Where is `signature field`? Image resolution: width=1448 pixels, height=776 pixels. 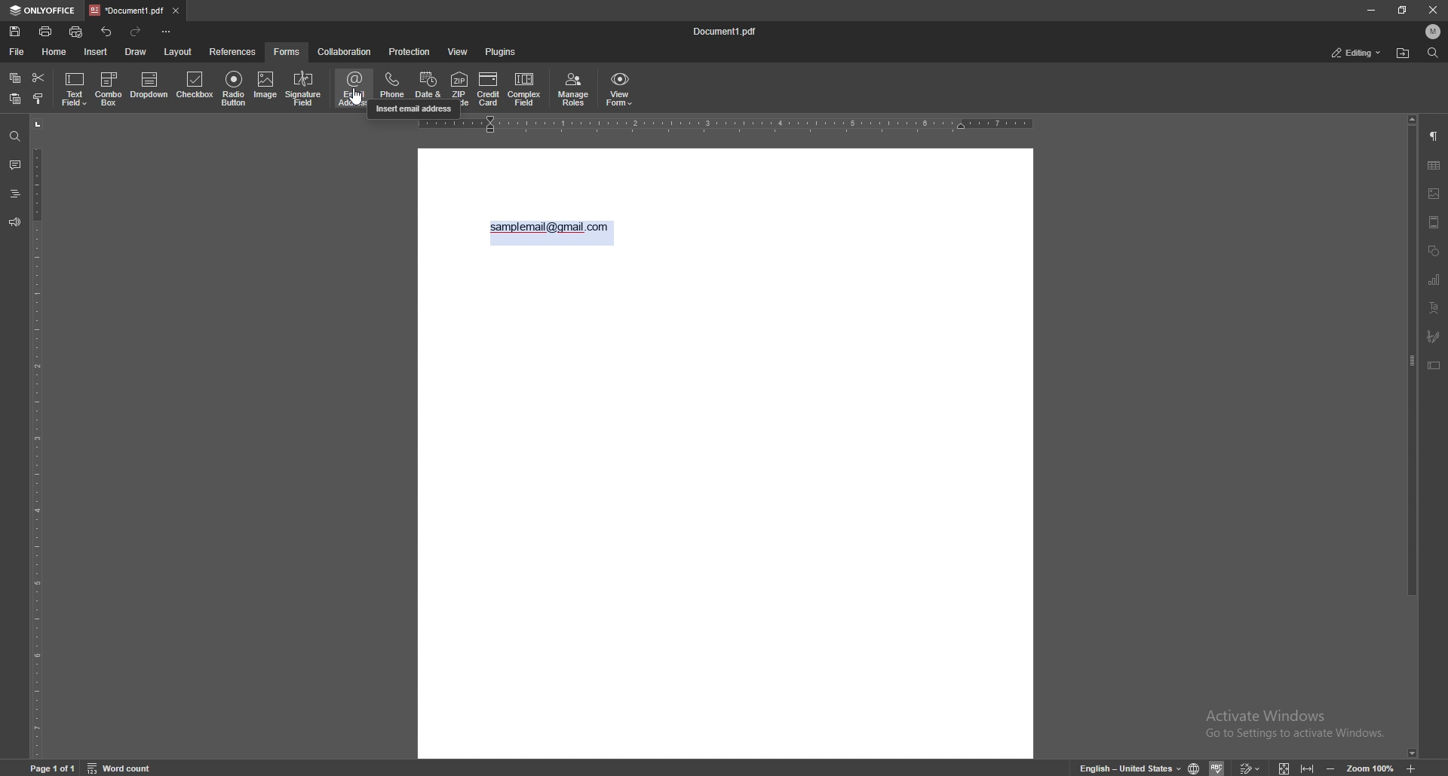 signature field is located at coordinates (303, 89).